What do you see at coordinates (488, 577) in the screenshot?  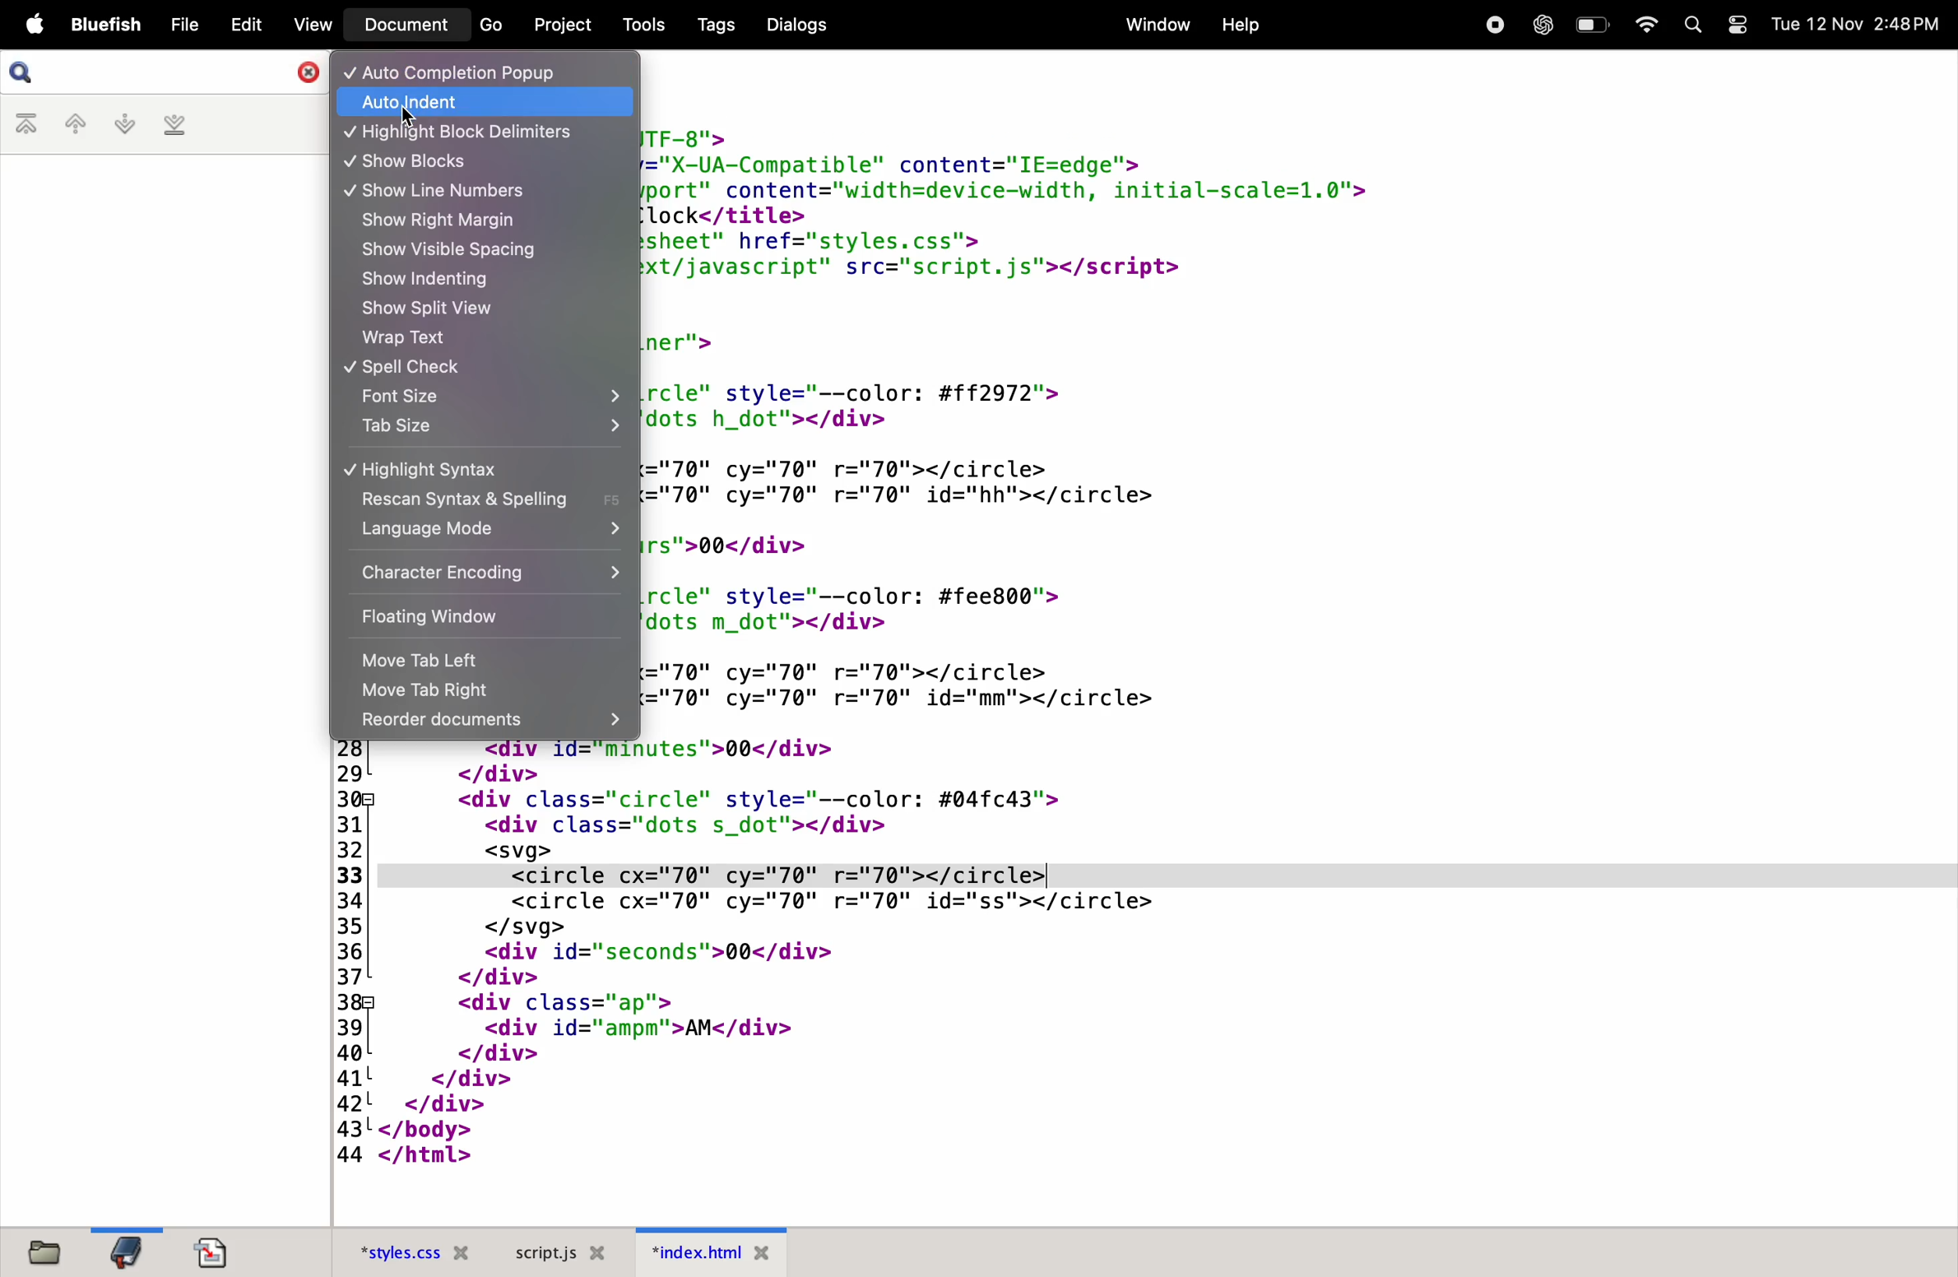 I see `character encoding` at bounding box center [488, 577].